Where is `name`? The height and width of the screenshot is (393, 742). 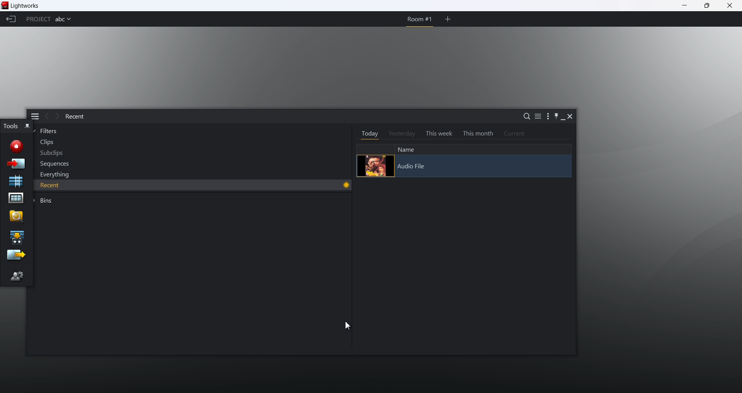
name is located at coordinates (406, 149).